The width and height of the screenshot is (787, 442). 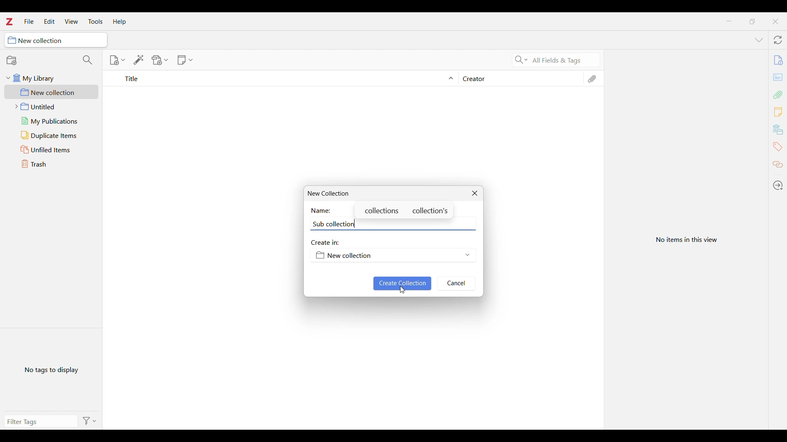 What do you see at coordinates (521, 59) in the screenshot?
I see `Search criteria options` at bounding box center [521, 59].